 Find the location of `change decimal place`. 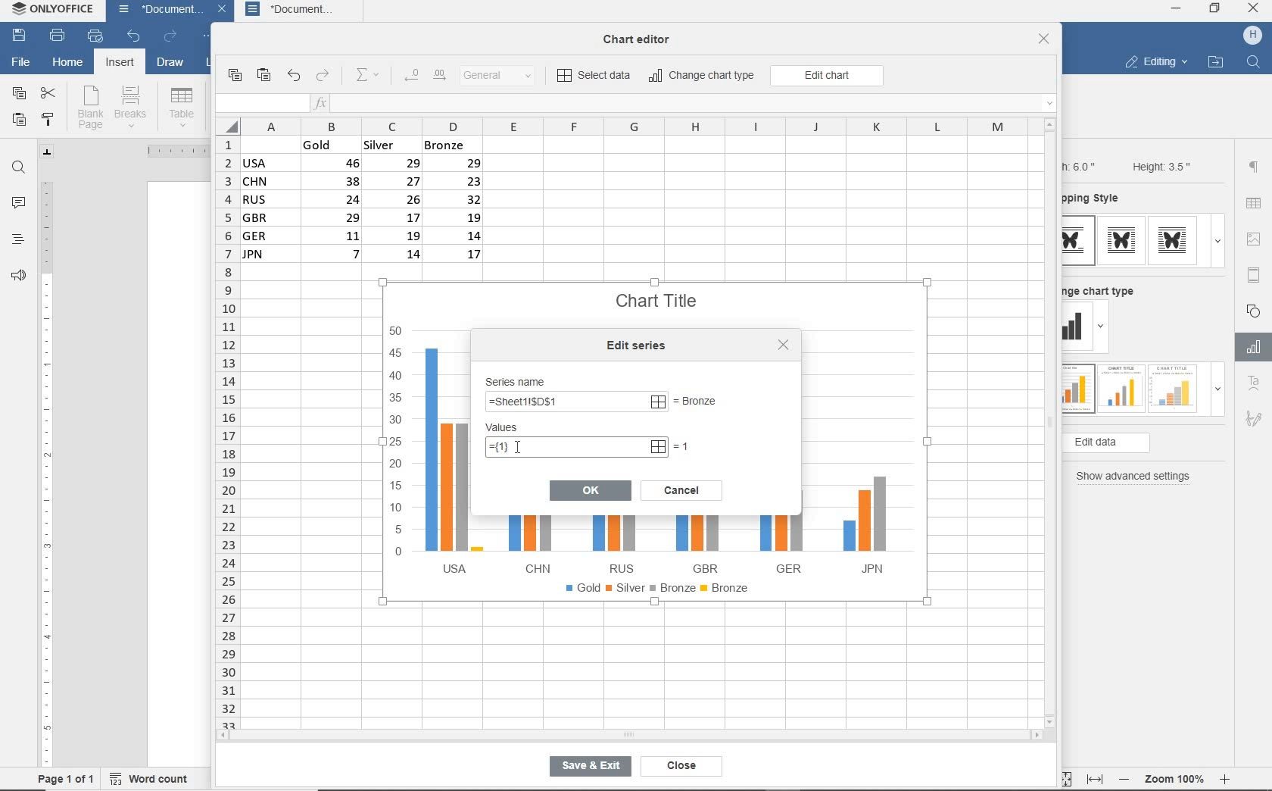

change decimal place is located at coordinates (424, 76).